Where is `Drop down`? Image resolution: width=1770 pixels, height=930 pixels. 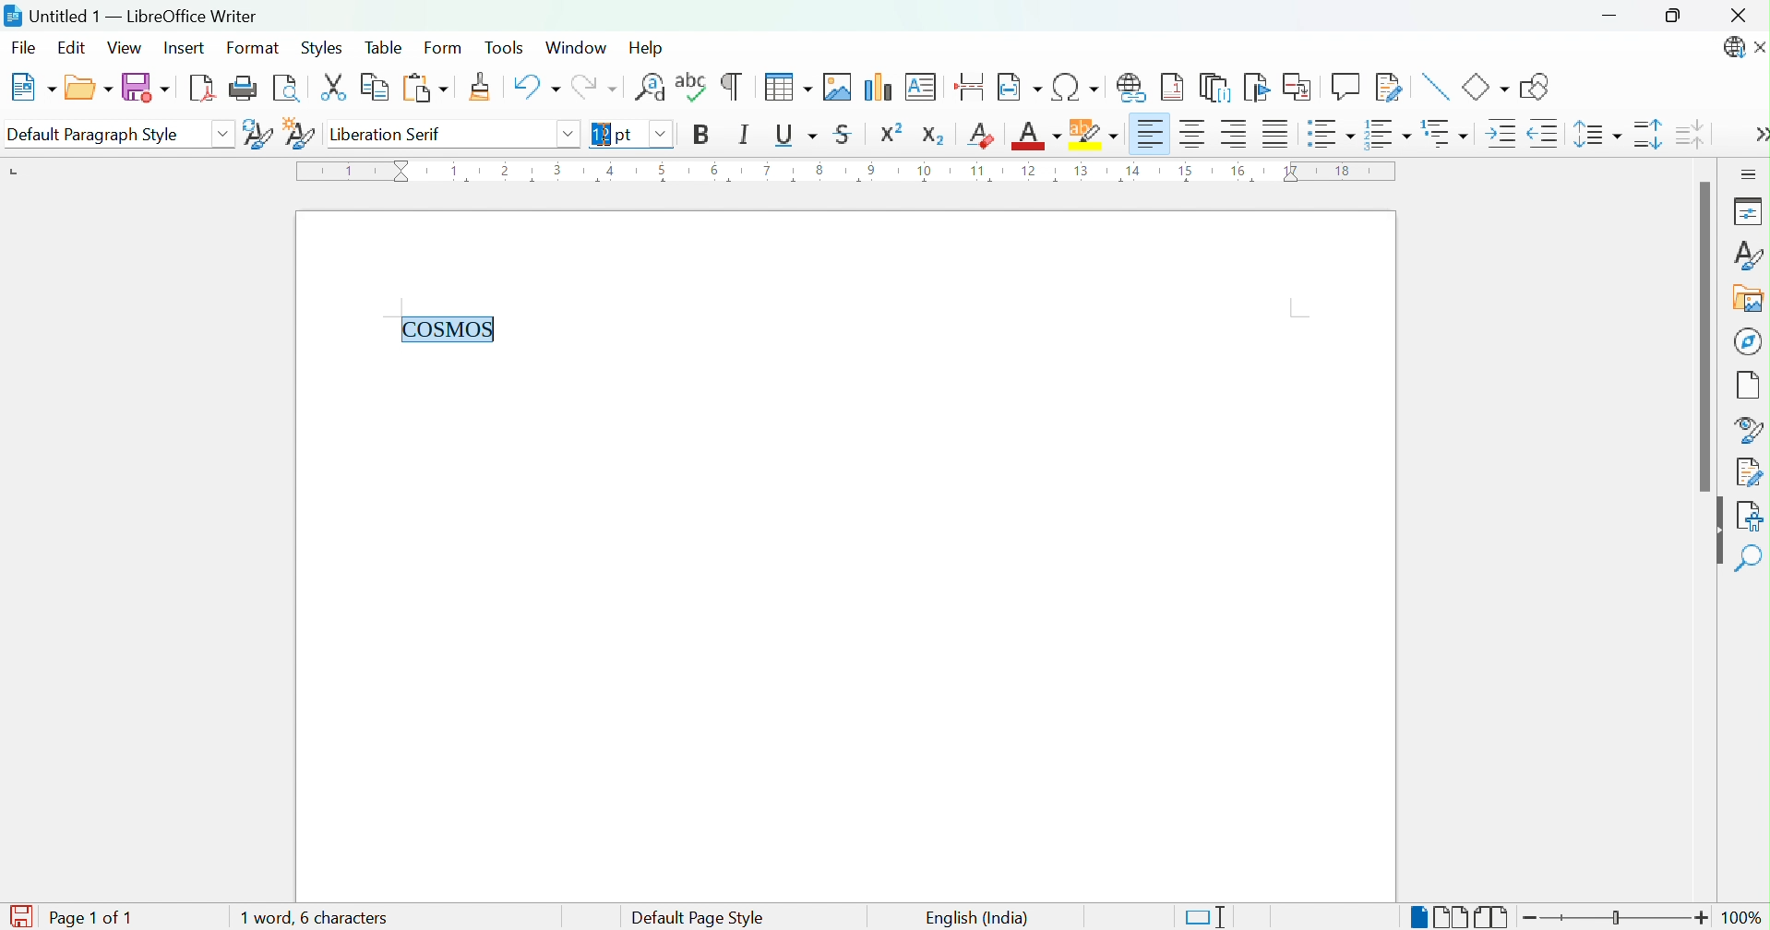
Drop down is located at coordinates (567, 134).